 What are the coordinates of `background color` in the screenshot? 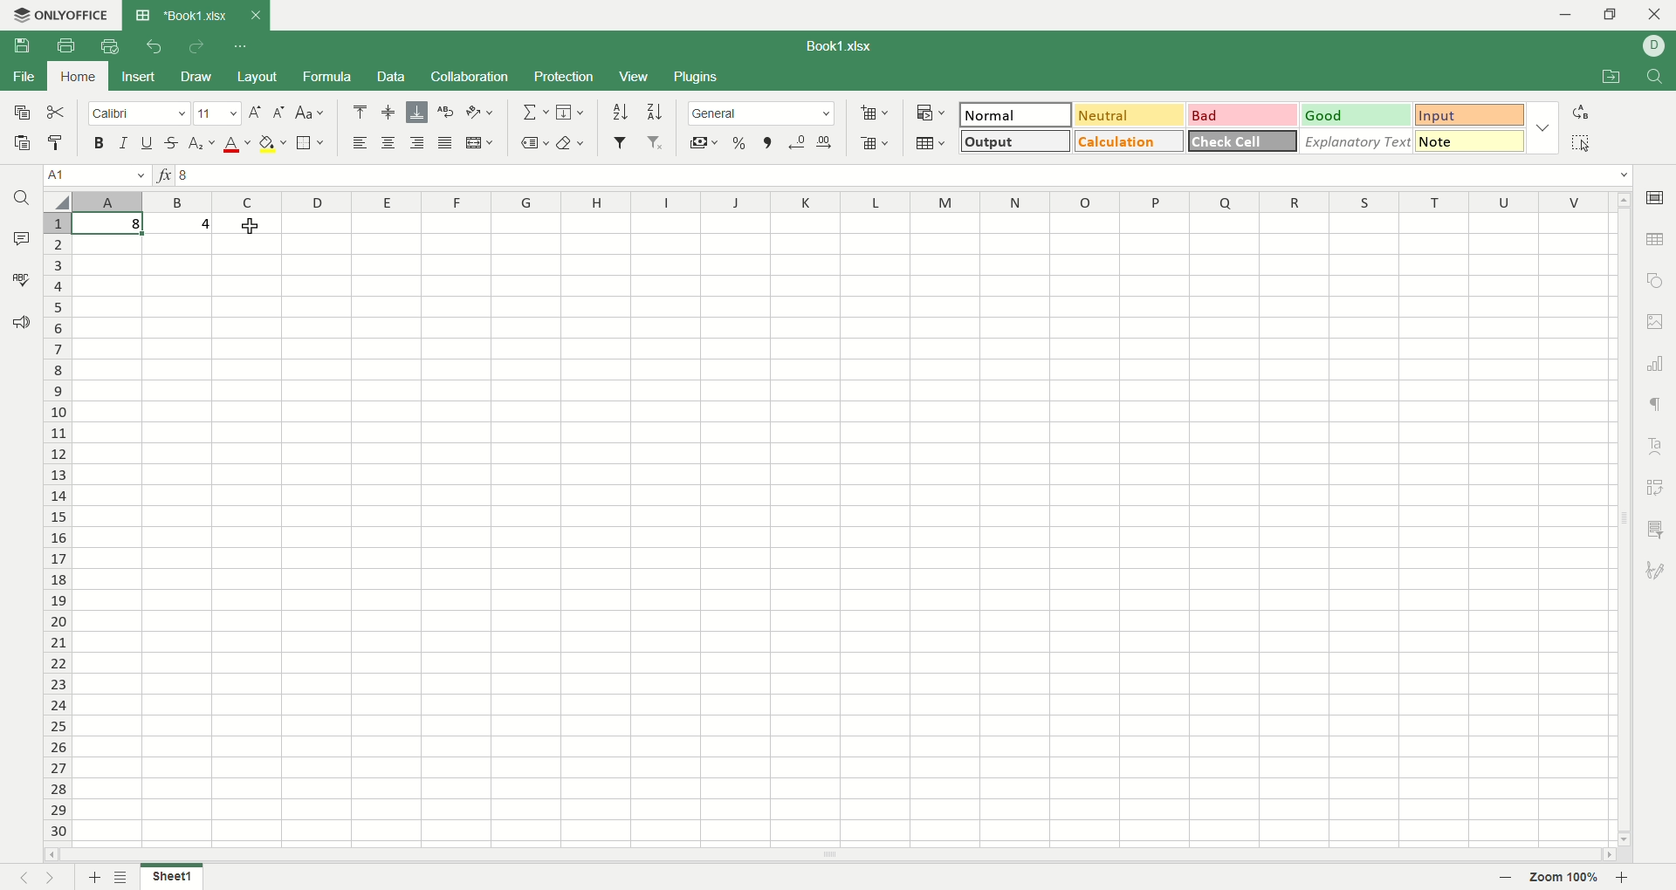 It's located at (273, 144).